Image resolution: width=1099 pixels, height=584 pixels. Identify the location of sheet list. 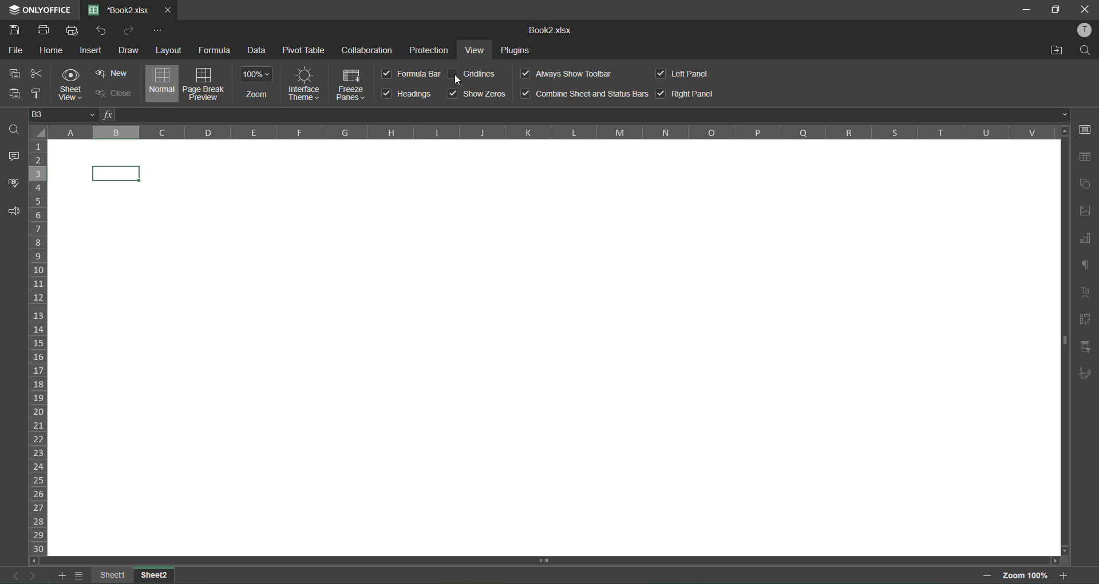
(80, 576).